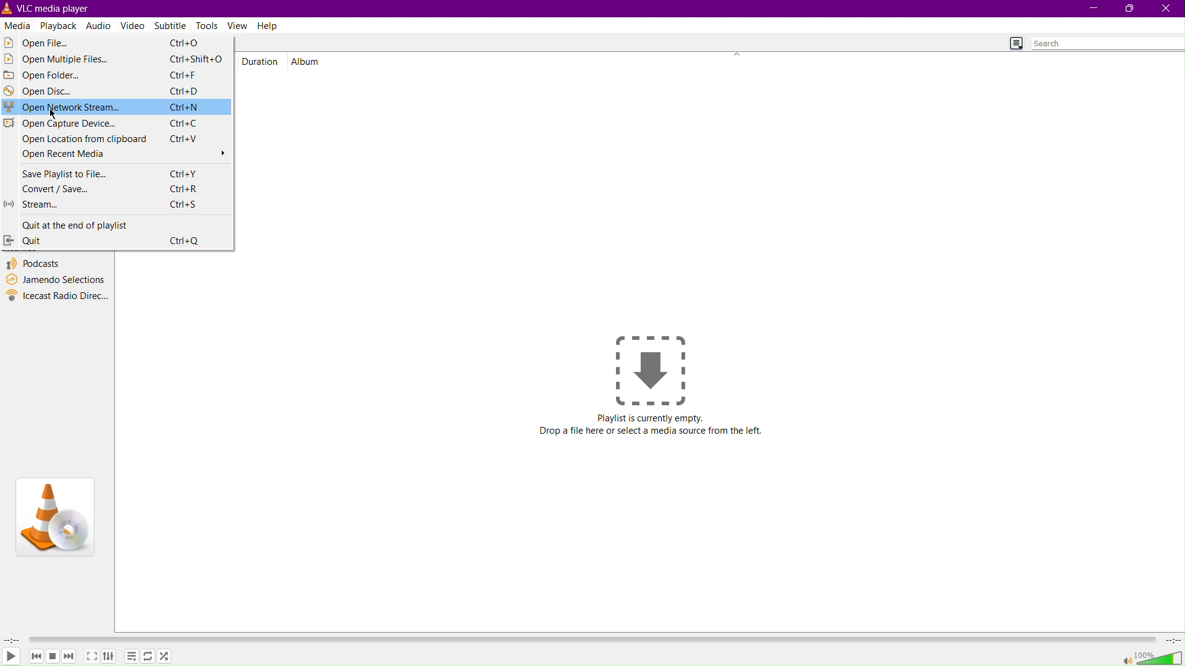 The image size is (1185, 666). What do you see at coordinates (7, 7) in the screenshot?
I see `logo` at bounding box center [7, 7].